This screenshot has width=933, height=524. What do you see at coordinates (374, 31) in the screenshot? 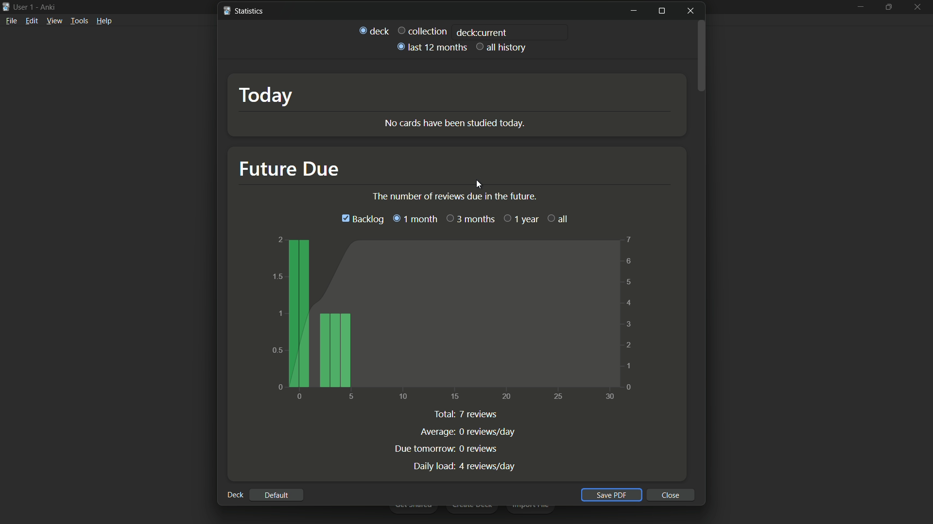
I see `deck` at bounding box center [374, 31].